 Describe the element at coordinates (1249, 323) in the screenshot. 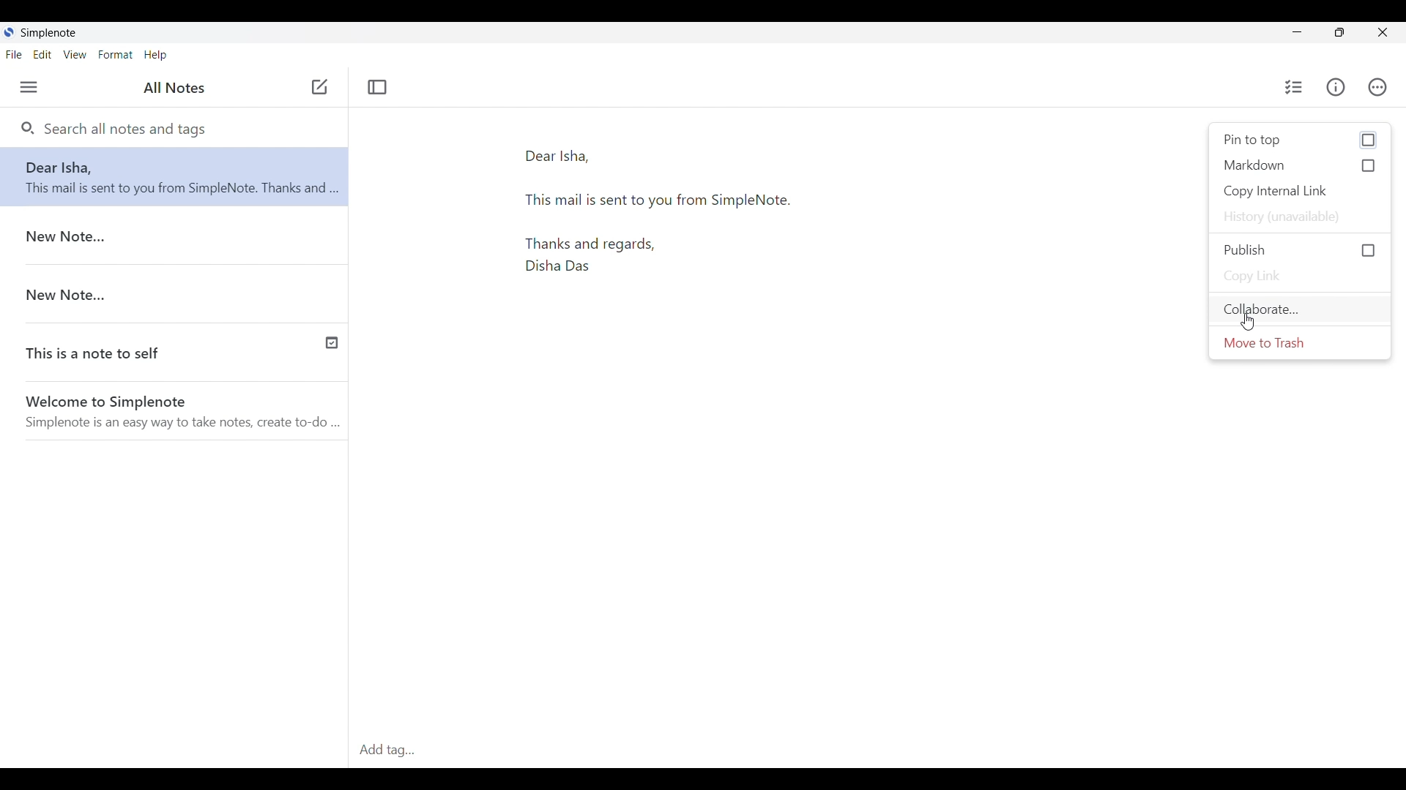

I see `Cursor clicking on Collaborate` at that location.